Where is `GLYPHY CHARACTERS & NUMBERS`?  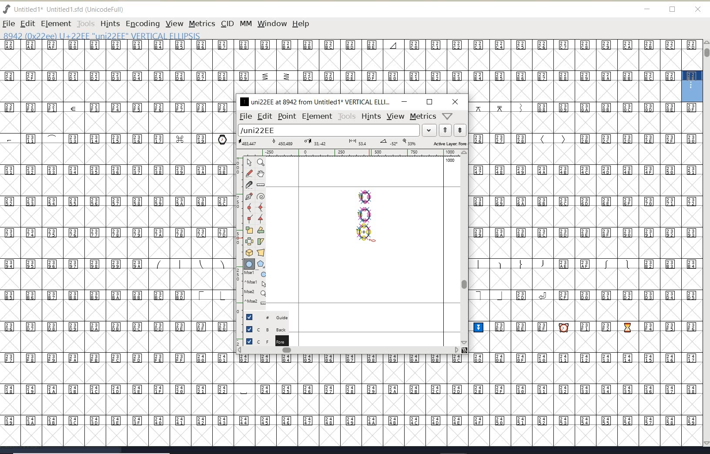
GLYPHY CHARACTERS & NUMBERS is located at coordinates (340, 67).